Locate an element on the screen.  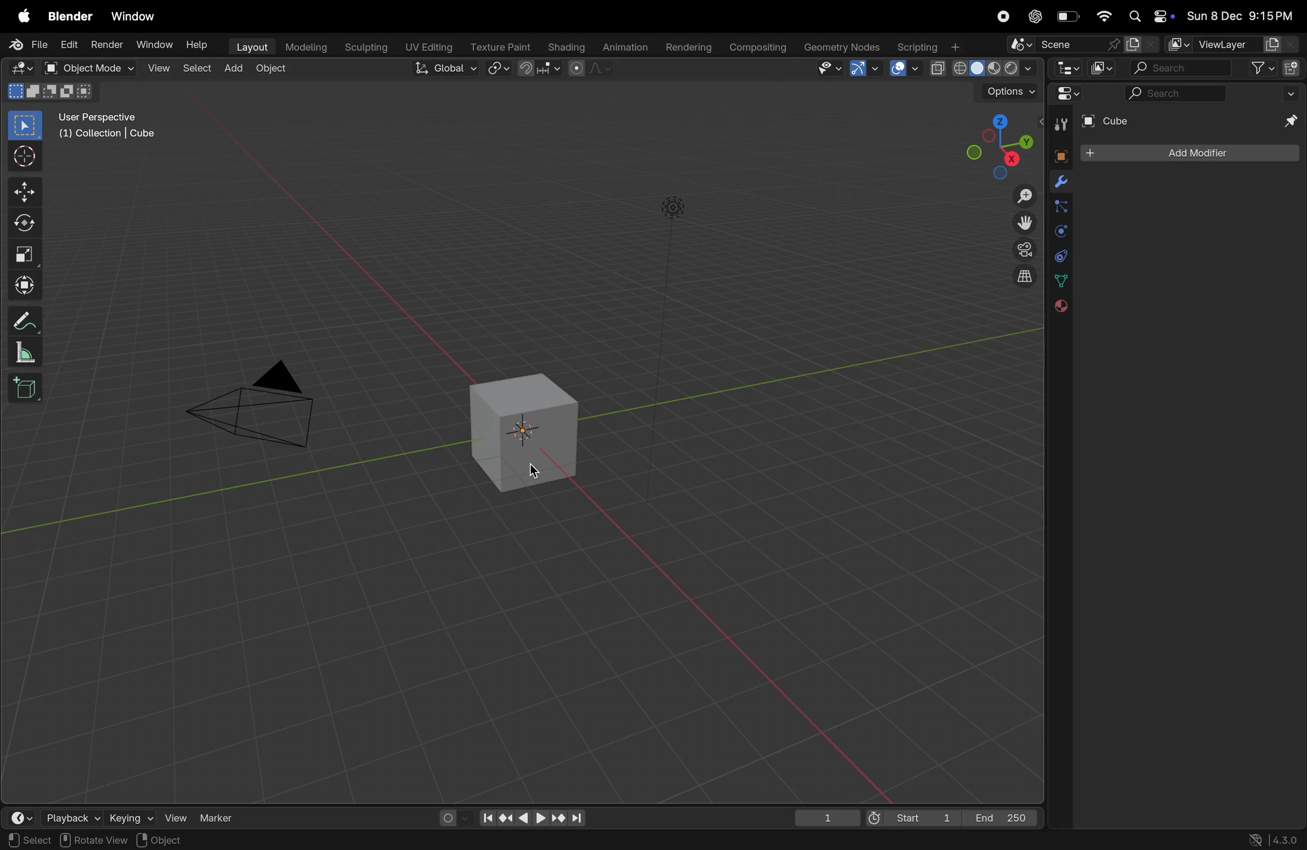
select box is located at coordinates (26, 125).